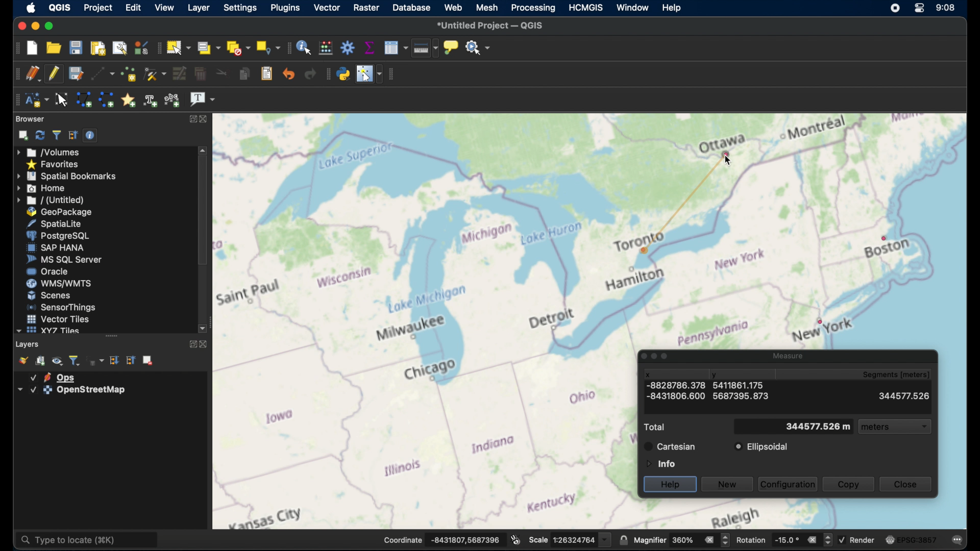  Describe the element at coordinates (670, 485) in the screenshot. I see `help` at that location.